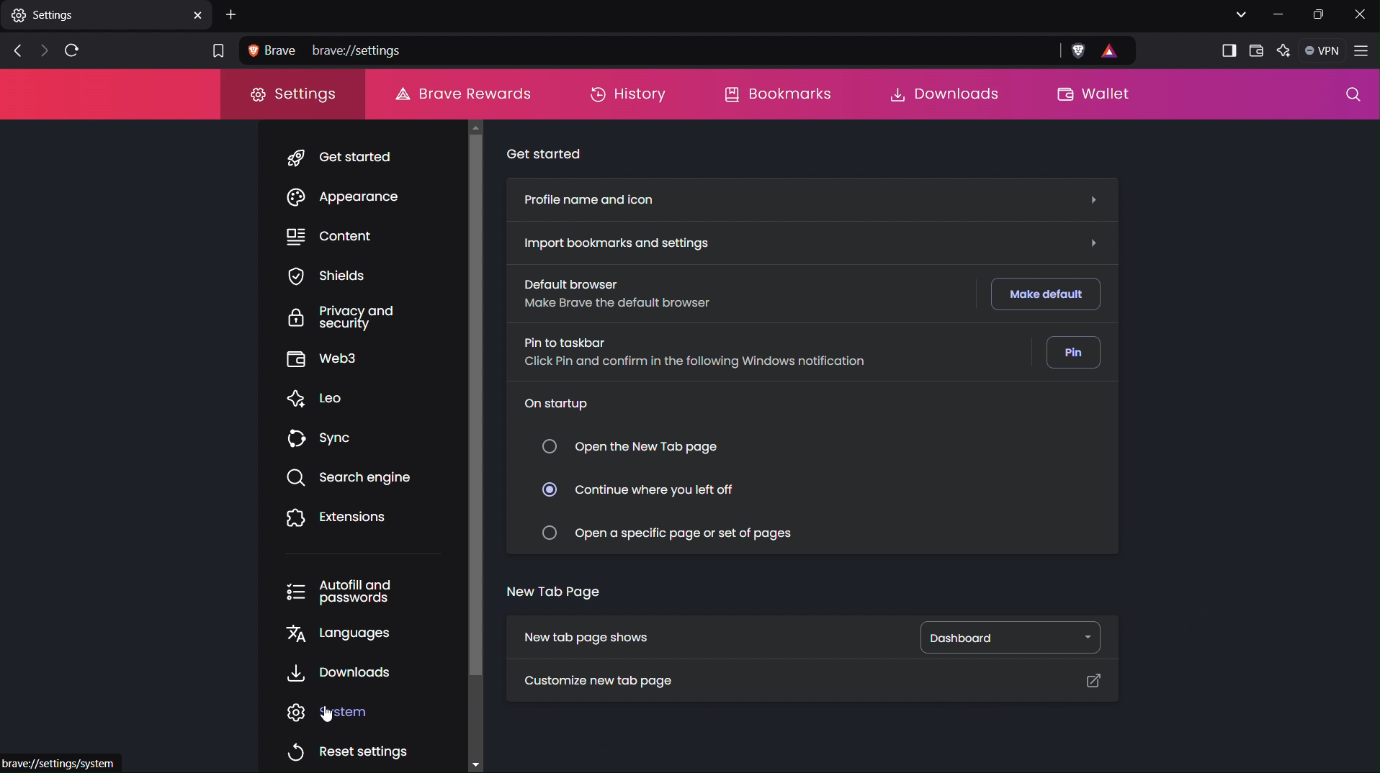 The height and width of the screenshot is (773, 1380). What do you see at coordinates (335, 674) in the screenshot?
I see `Downloads` at bounding box center [335, 674].